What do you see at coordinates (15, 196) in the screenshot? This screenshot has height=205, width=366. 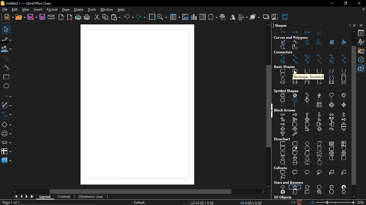 I see `go to first page` at bounding box center [15, 196].